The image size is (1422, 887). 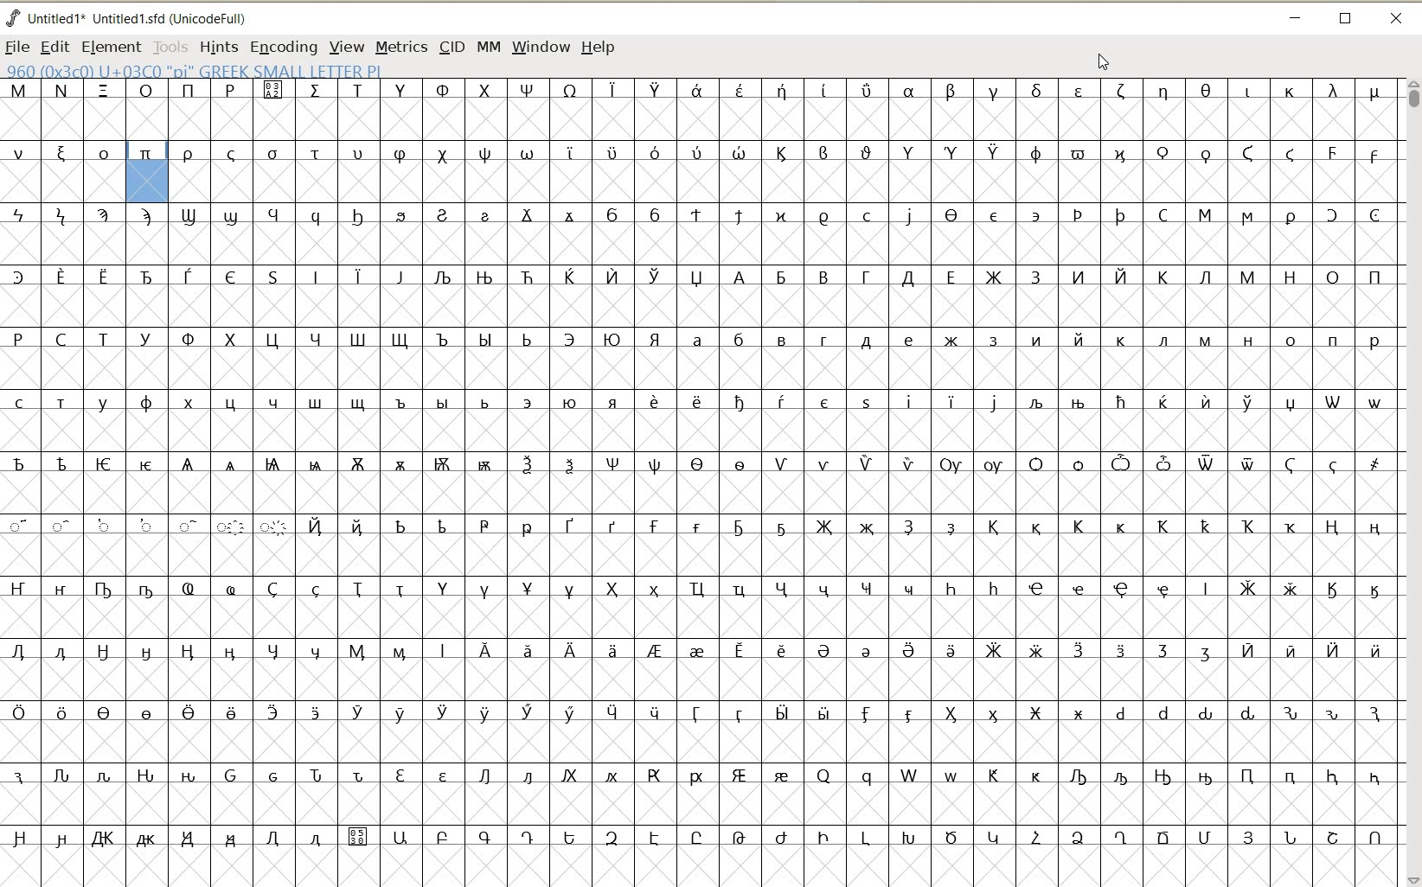 I want to click on GLYPHY INFO, so click(x=194, y=69).